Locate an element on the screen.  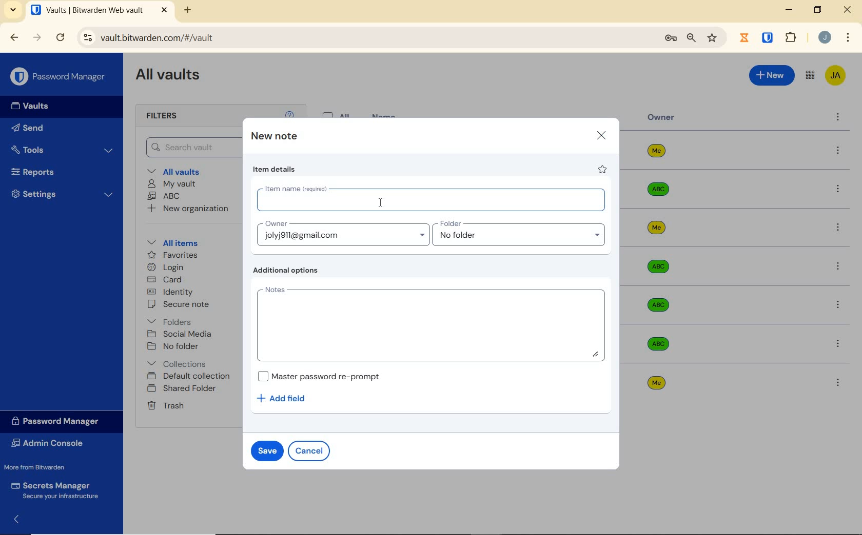
favorites is located at coordinates (171, 255).